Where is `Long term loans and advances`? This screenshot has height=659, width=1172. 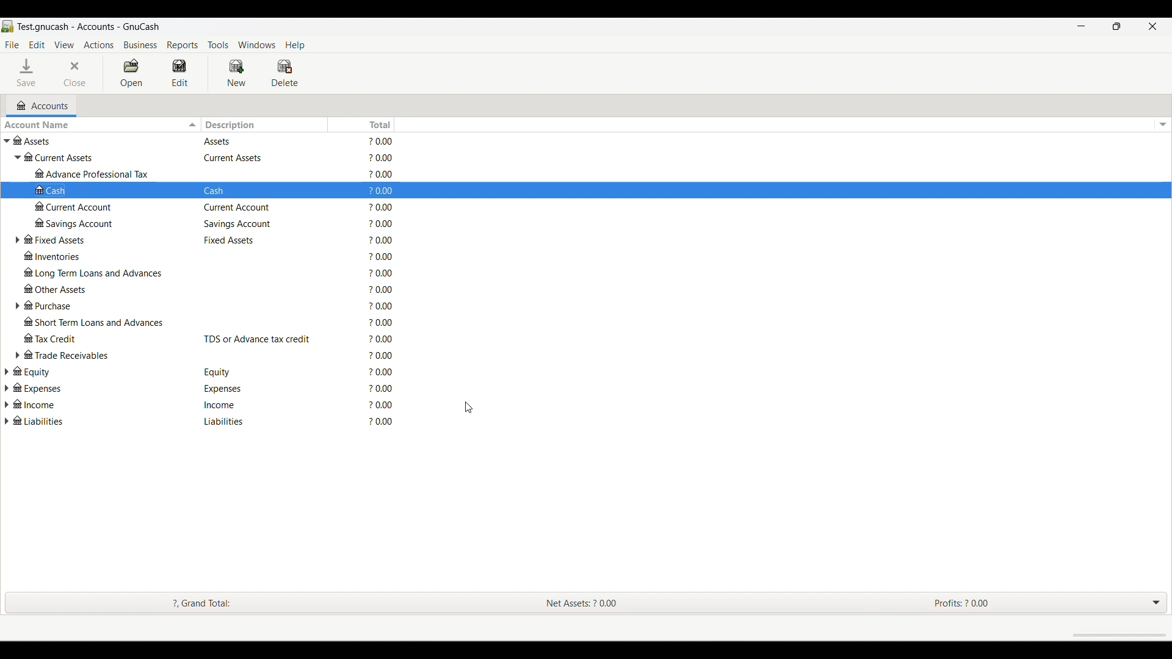
Long term loans and advances is located at coordinates (103, 273).